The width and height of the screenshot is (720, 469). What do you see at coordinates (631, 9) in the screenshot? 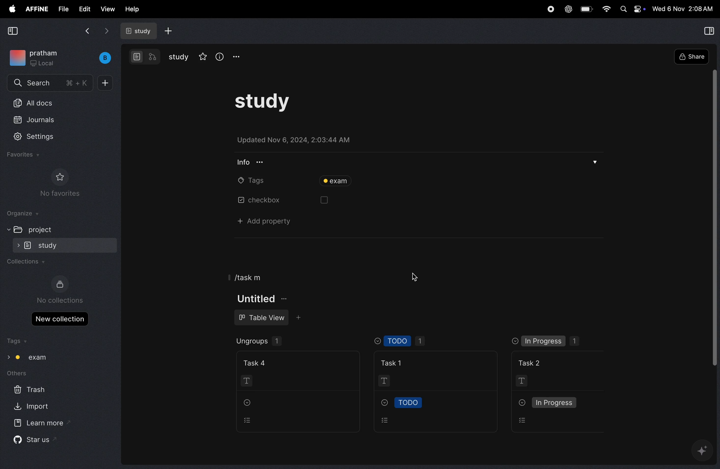
I see `apple widgets` at bounding box center [631, 9].